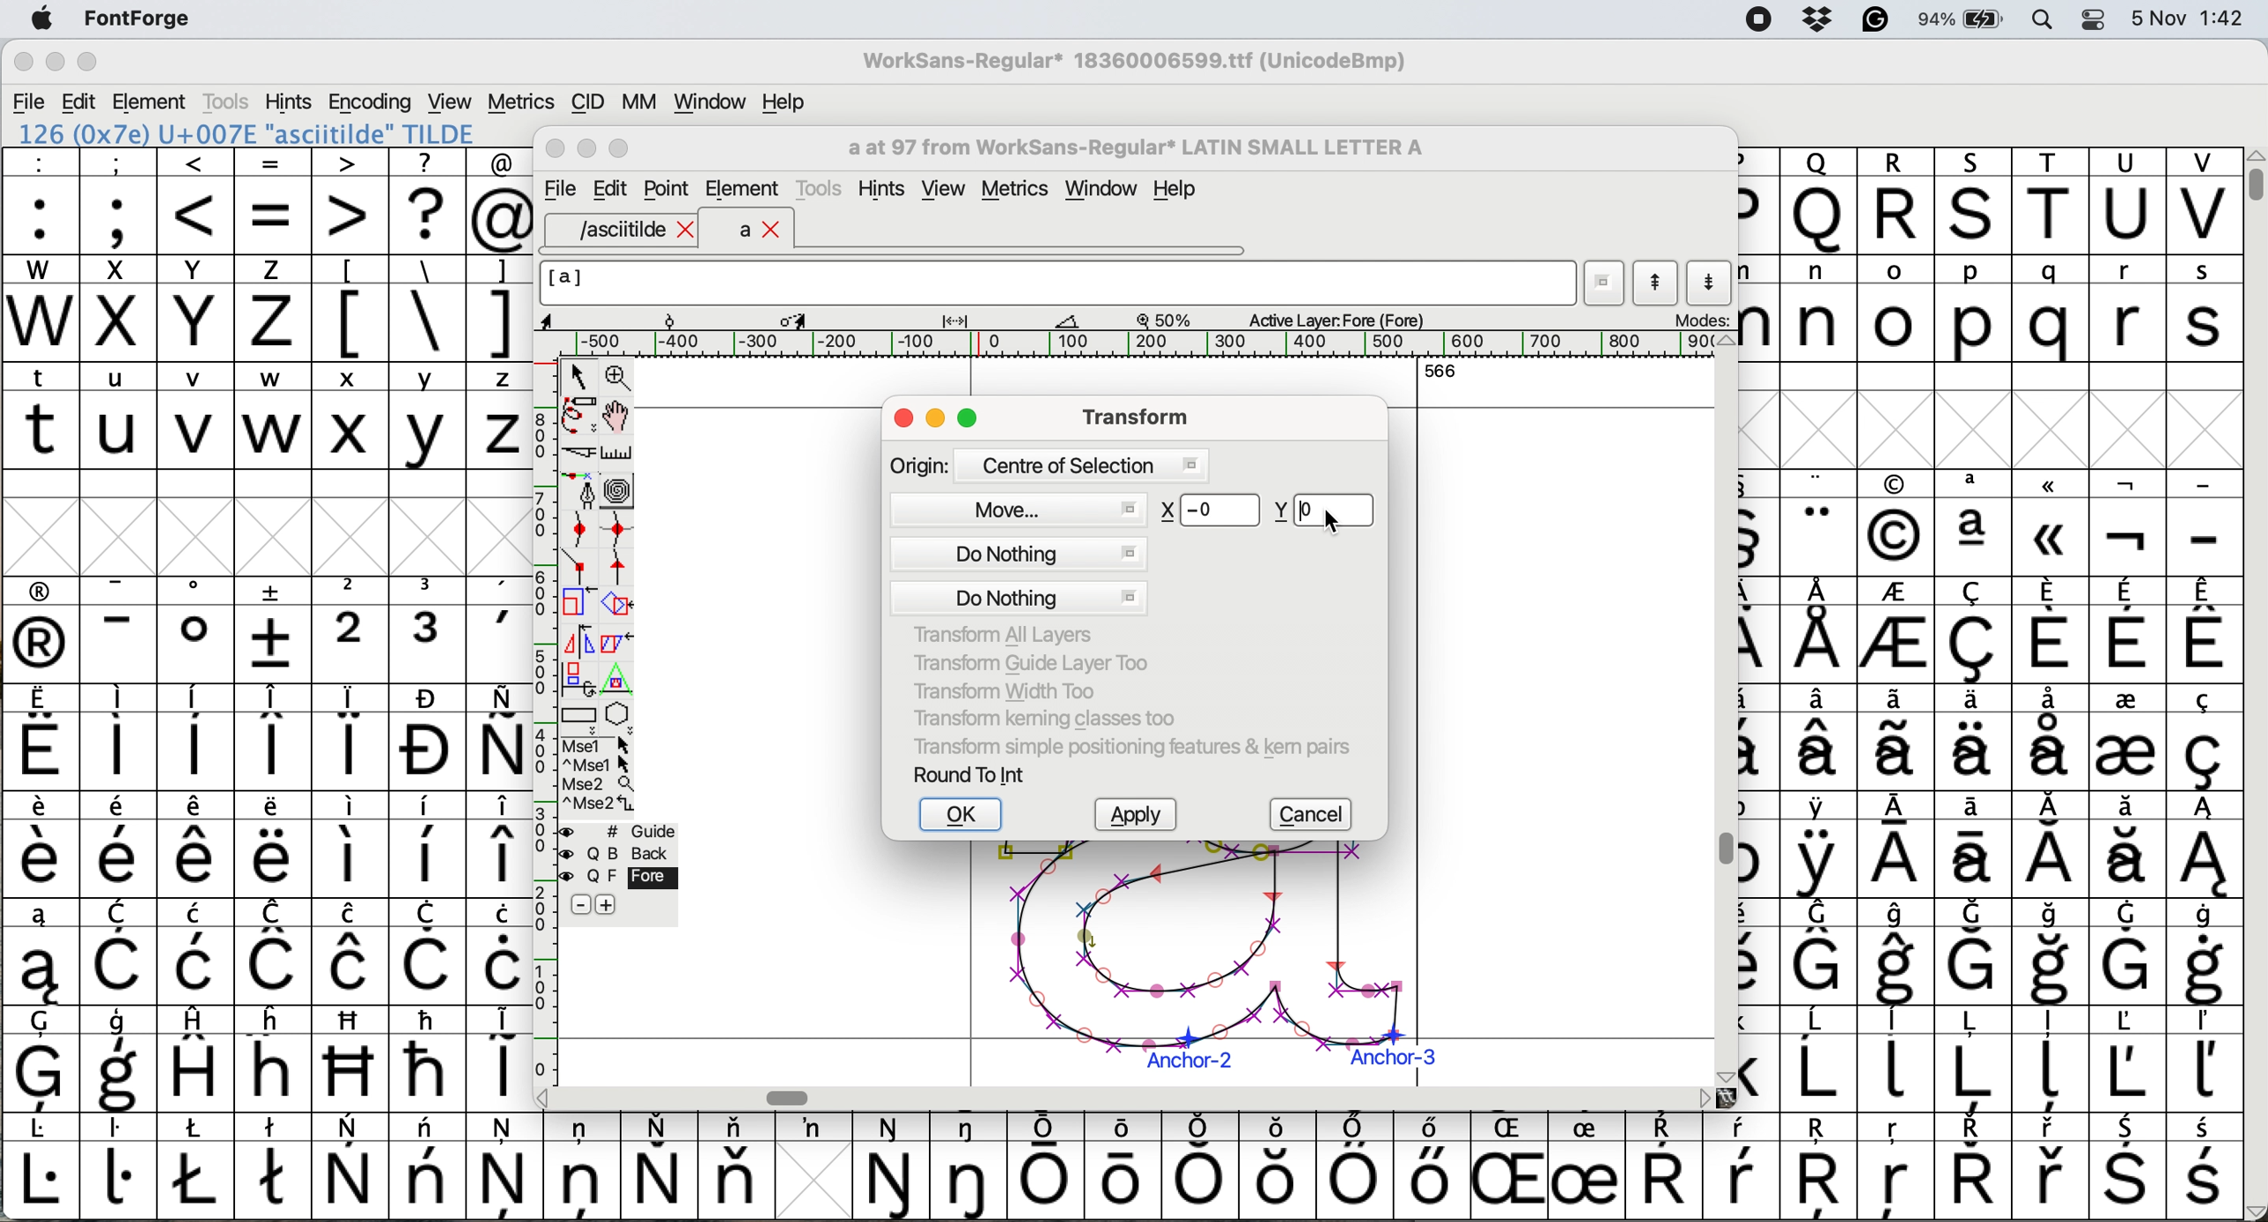 Image resolution: width=2268 pixels, height=1222 pixels. I want to click on symbol, so click(276, 1164).